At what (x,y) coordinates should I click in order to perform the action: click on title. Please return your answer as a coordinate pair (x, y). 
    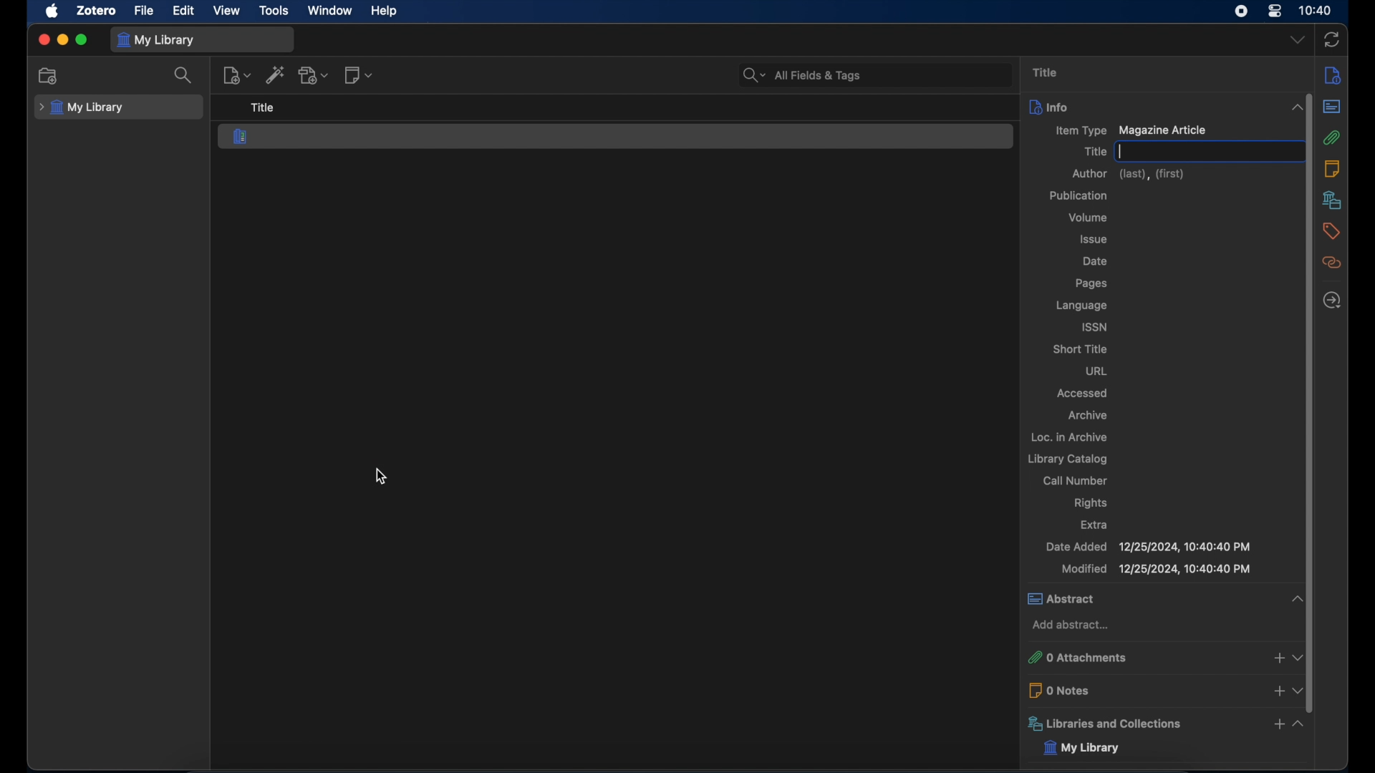
    Looking at the image, I should click on (263, 107).